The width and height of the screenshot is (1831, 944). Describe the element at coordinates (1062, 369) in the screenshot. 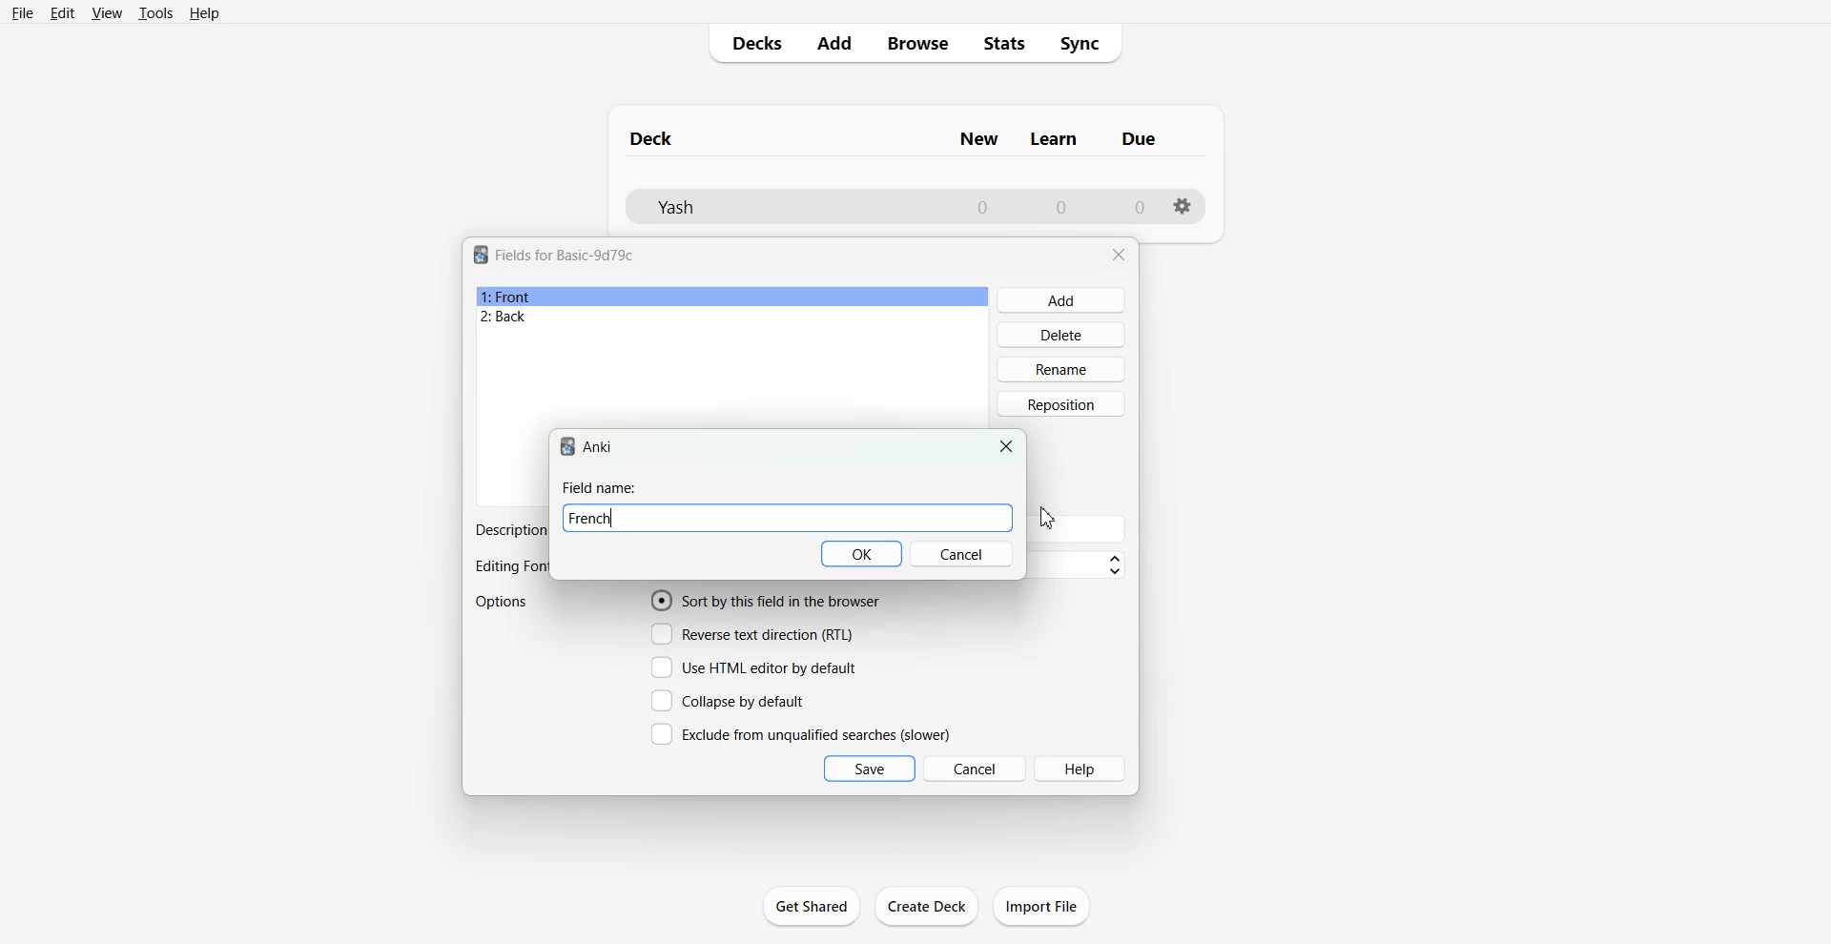

I see `Rename` at that location.